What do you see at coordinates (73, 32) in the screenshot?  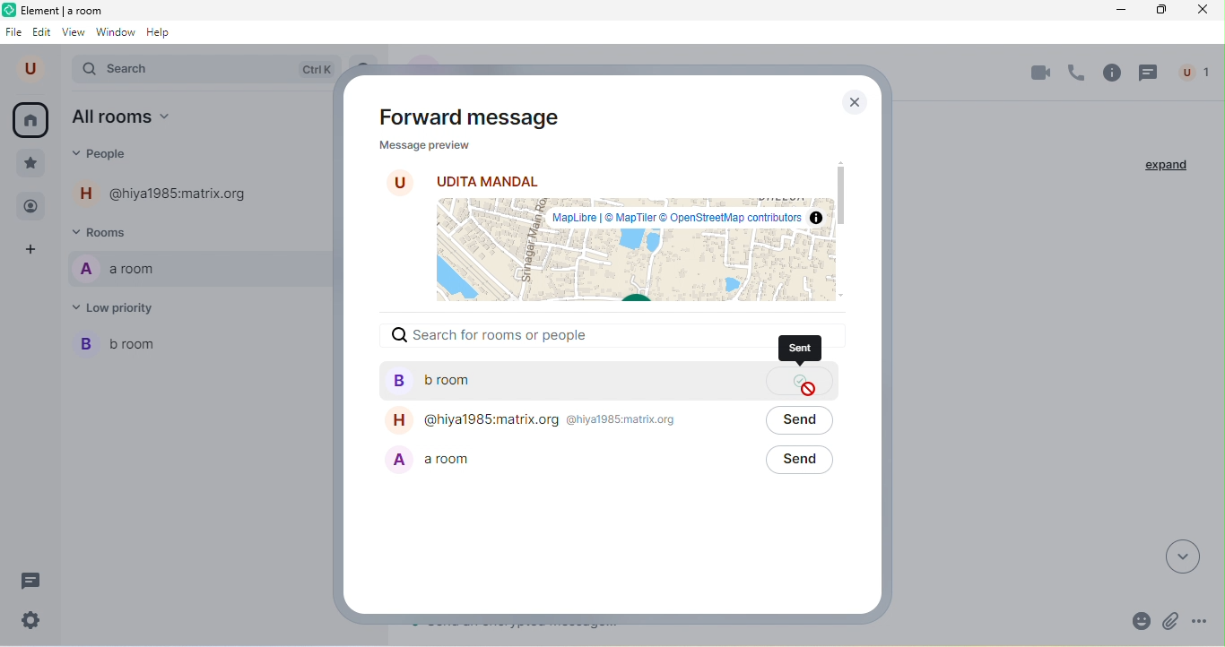 I see `view` at bounding box center [73, 32].